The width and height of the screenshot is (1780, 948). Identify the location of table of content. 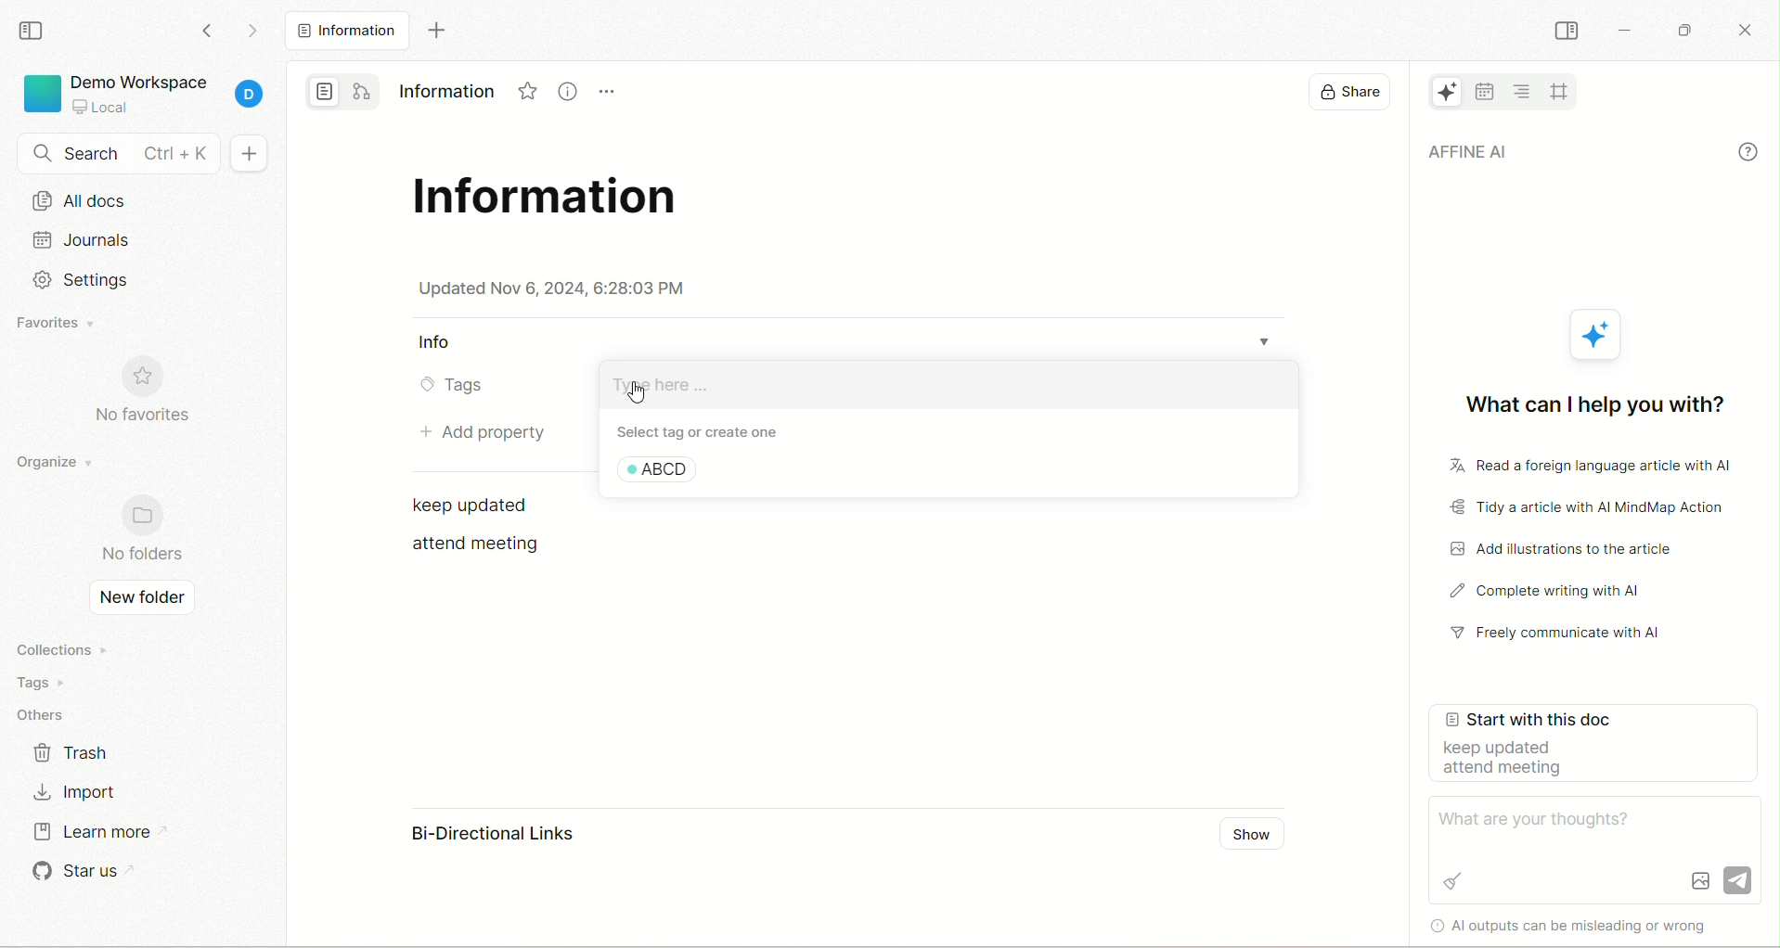
(1524, 89).